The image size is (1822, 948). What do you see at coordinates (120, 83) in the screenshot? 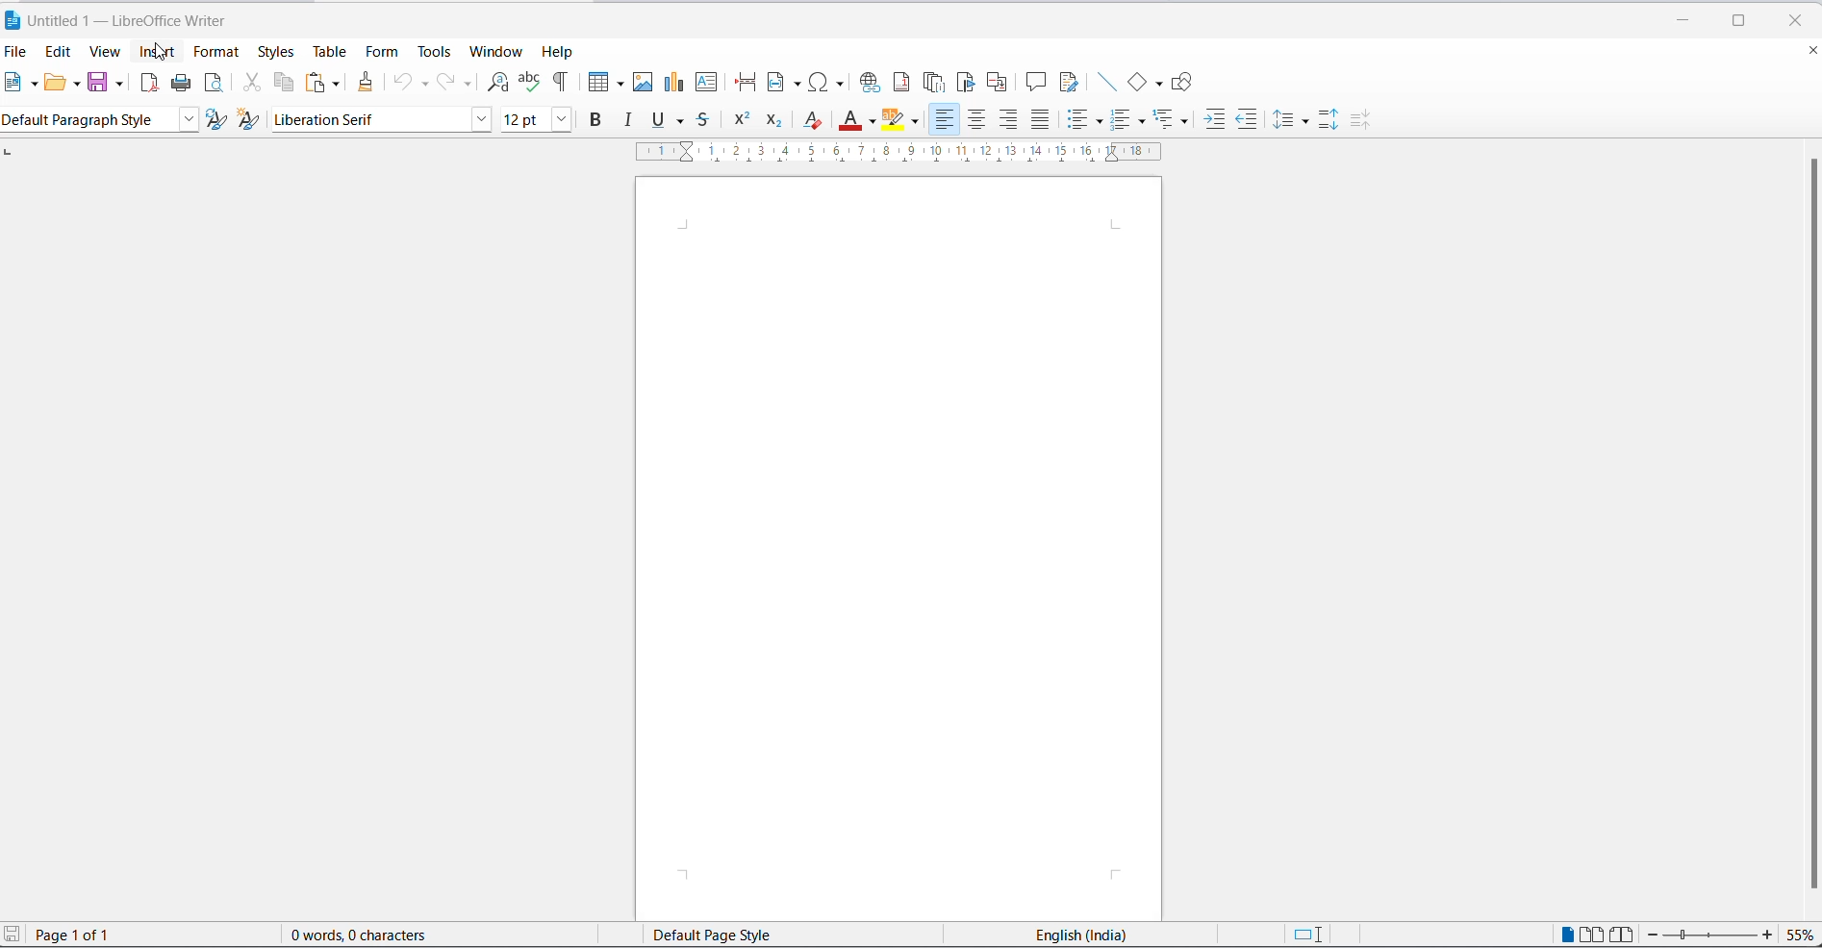
I see `save options` at bounding box center [120, 83].